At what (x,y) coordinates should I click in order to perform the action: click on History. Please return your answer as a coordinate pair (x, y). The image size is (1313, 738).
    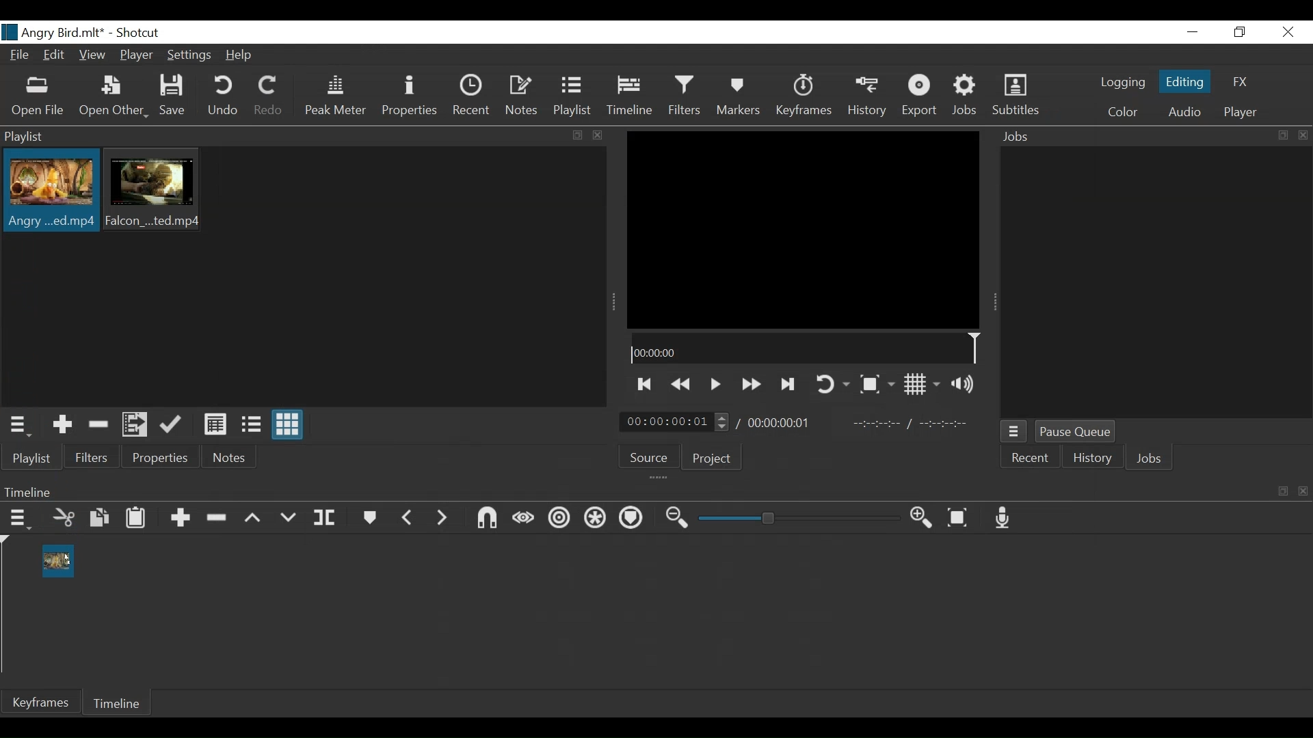
    Looking at the image, I should click on (871, 96).